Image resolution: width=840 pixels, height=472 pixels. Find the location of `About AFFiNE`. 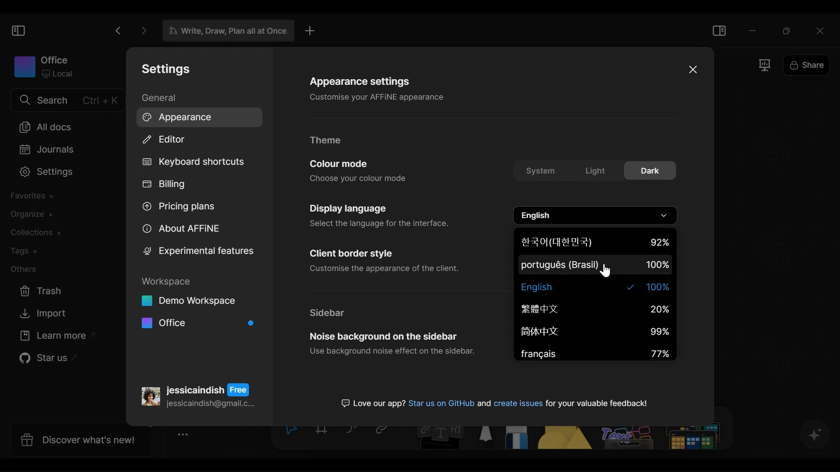

About AFFiNE is located at coordinates (180, 229).